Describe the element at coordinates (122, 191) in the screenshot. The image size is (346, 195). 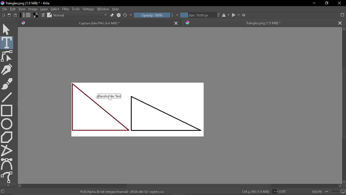
I see `RGB/Alpha (8-bit integer/channel) sRGB-elle-V2-srgbtrc.icc` at that location.